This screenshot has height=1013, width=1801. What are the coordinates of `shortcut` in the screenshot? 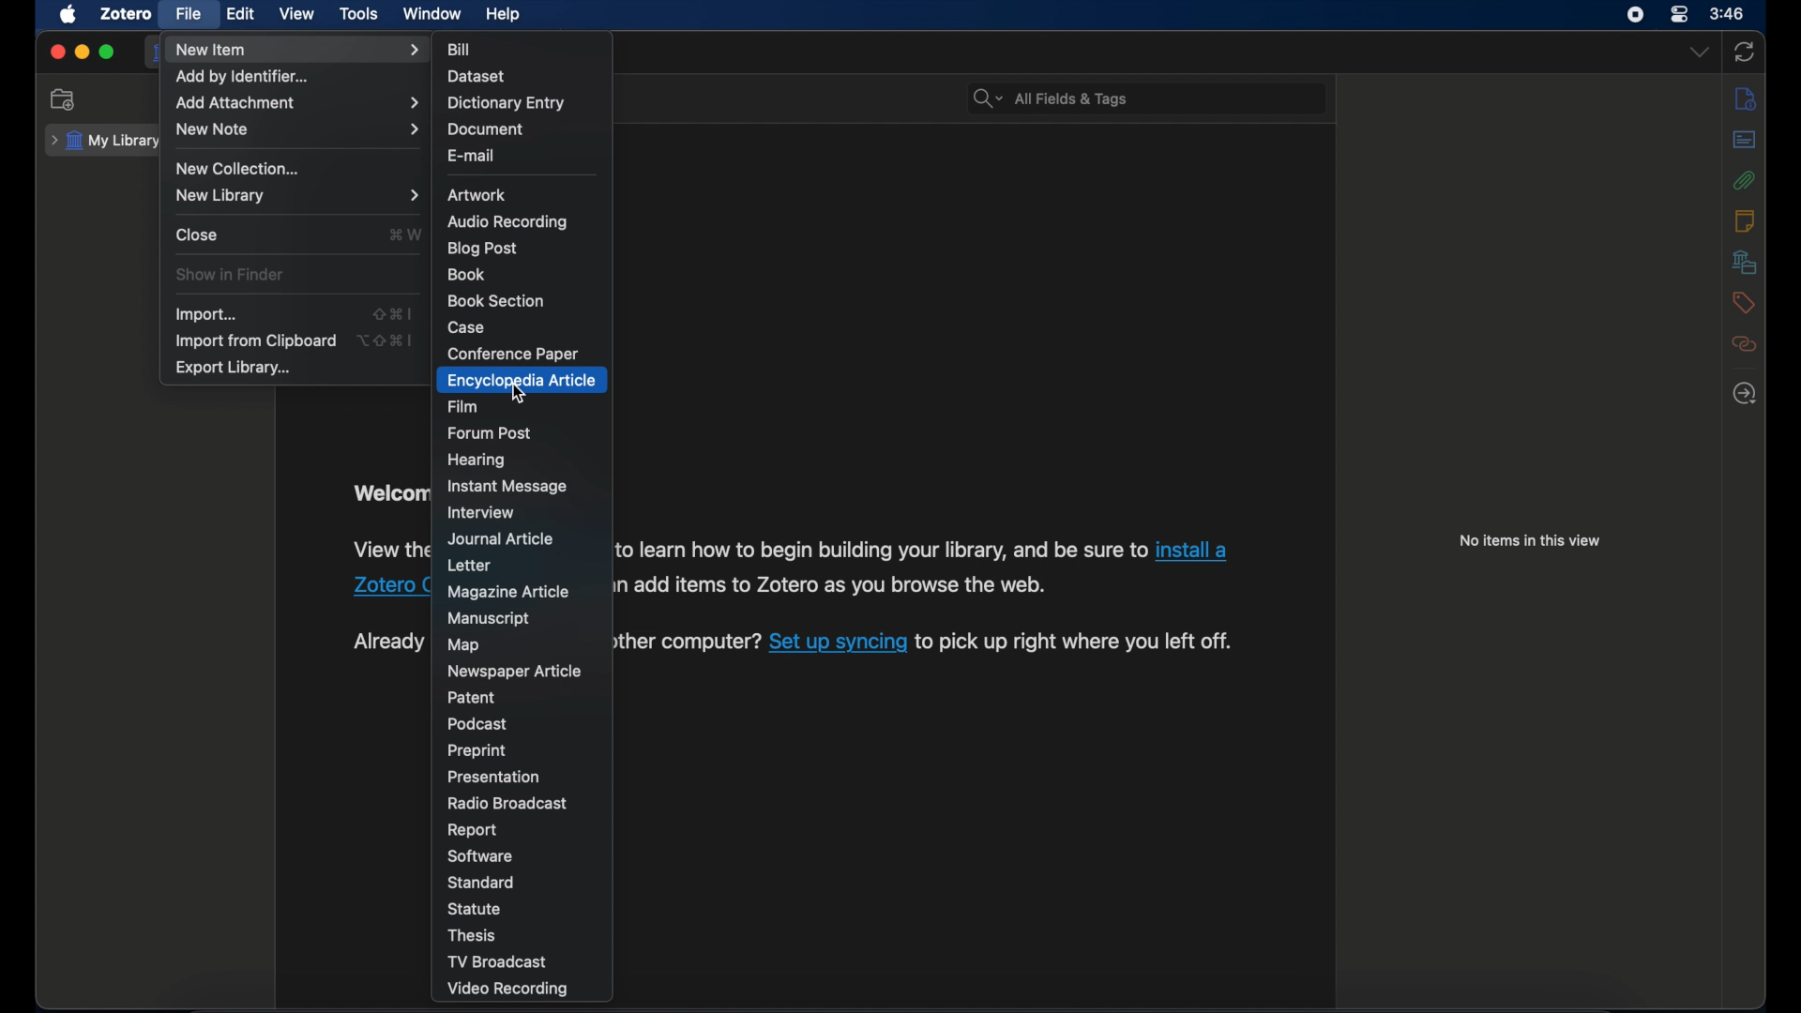 It's located at (406, 234).